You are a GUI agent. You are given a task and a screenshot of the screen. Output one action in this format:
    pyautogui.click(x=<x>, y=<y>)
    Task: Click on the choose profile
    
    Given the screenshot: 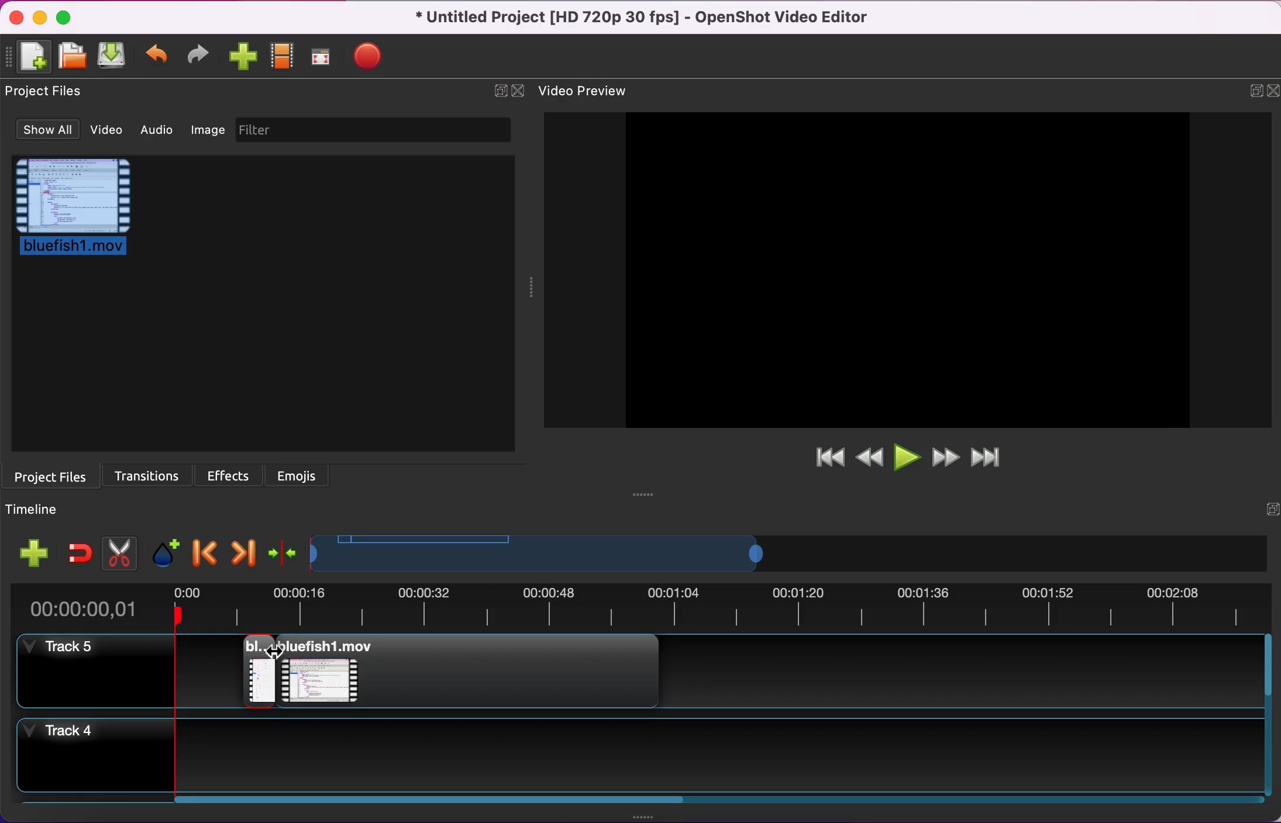 What is the action you would take?
    pyautogui.click(x=283, y=54)
    